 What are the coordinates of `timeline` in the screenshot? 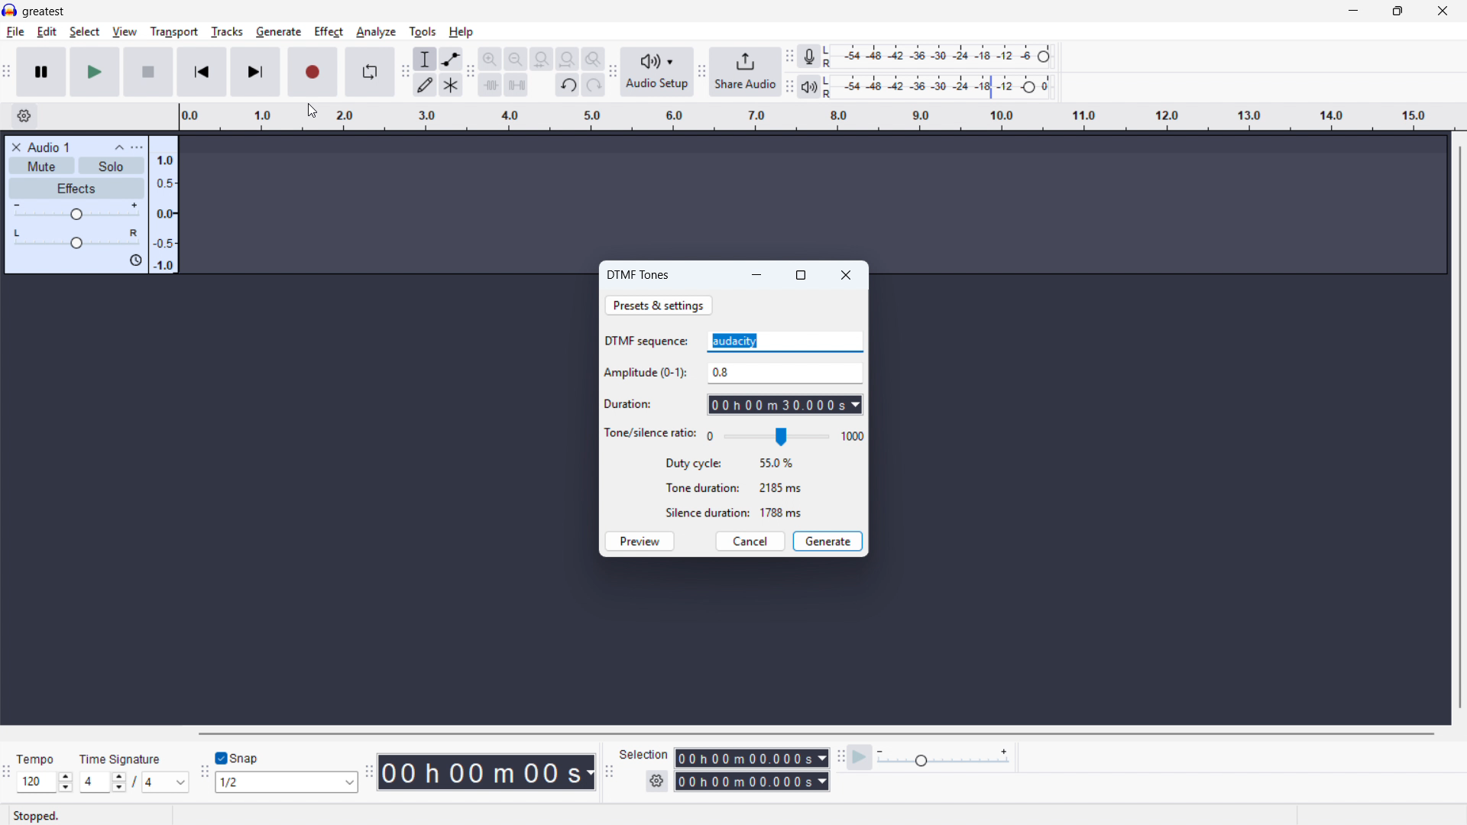 It's located at (818, 117).